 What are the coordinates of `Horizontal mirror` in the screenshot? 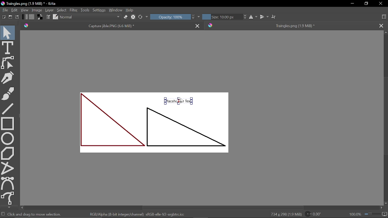 It's located at (253, 17).